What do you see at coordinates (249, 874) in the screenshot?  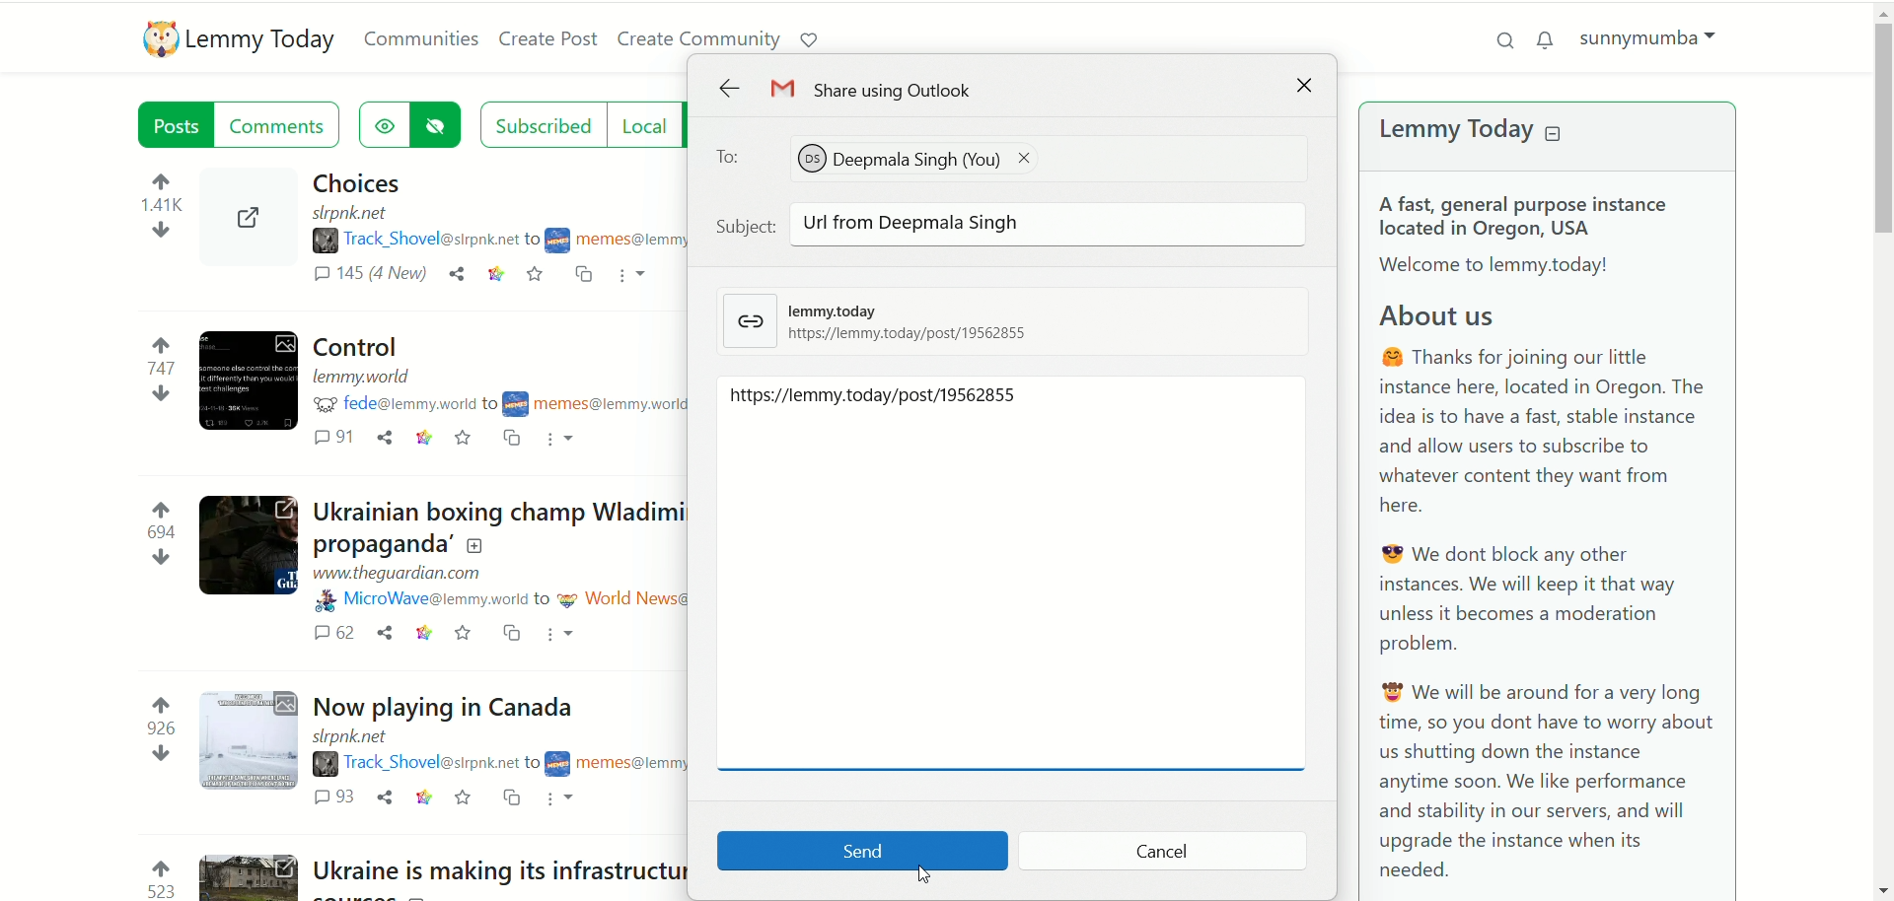 I see `Expand the post with the image` at bounding box center [249, 874].